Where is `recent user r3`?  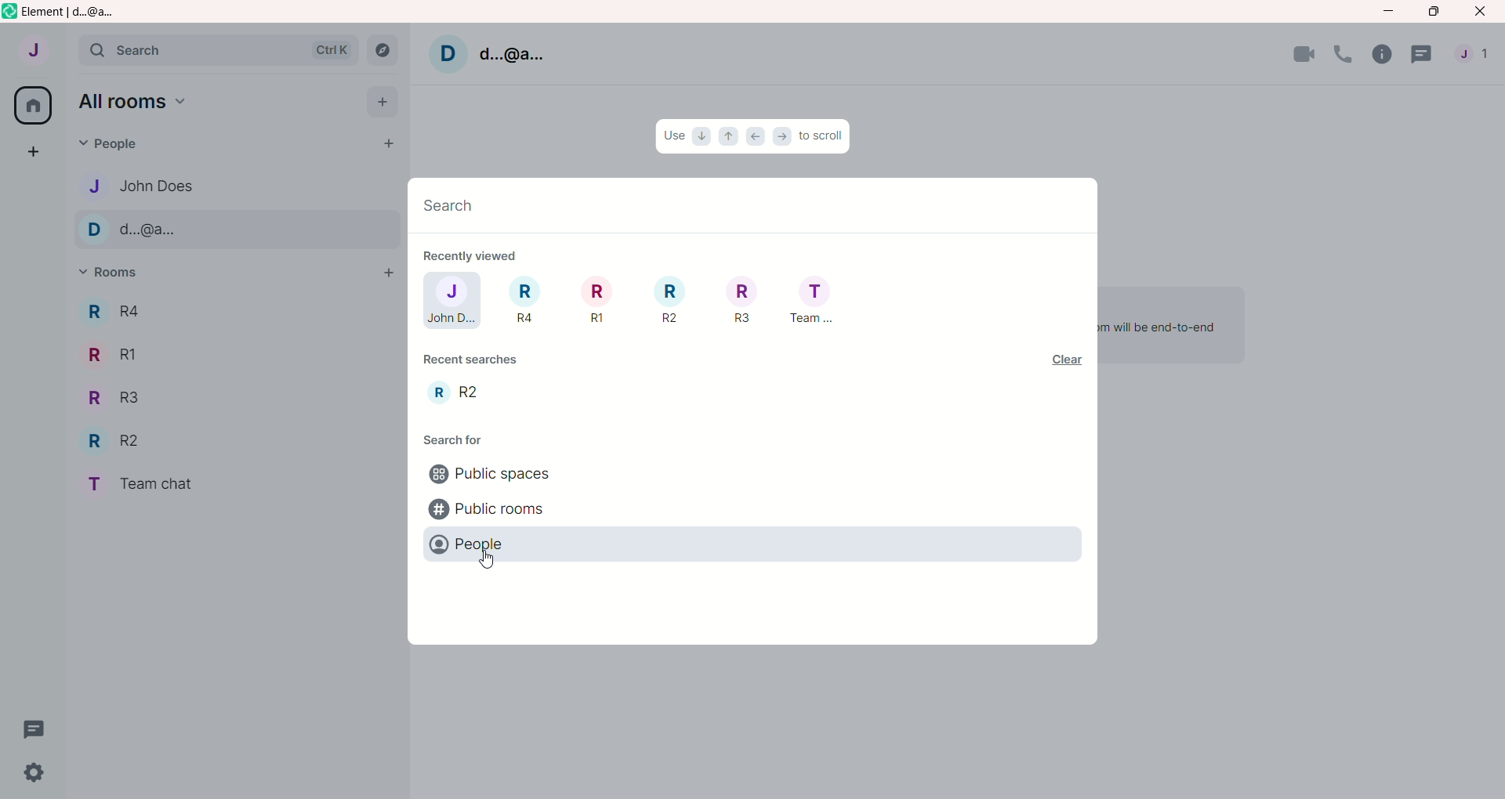
recent user r3 is located at coordinates (742, 300).